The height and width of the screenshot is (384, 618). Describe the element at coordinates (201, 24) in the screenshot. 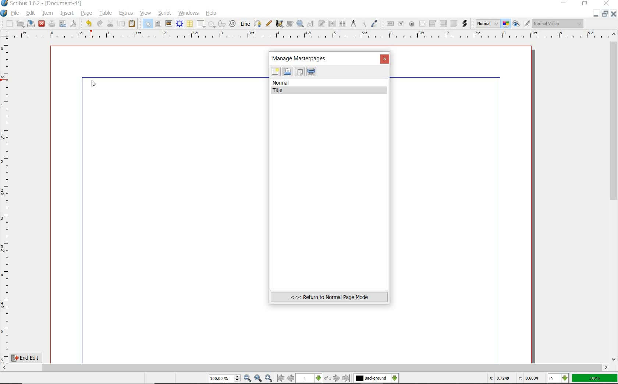

I see `shape` at that location.